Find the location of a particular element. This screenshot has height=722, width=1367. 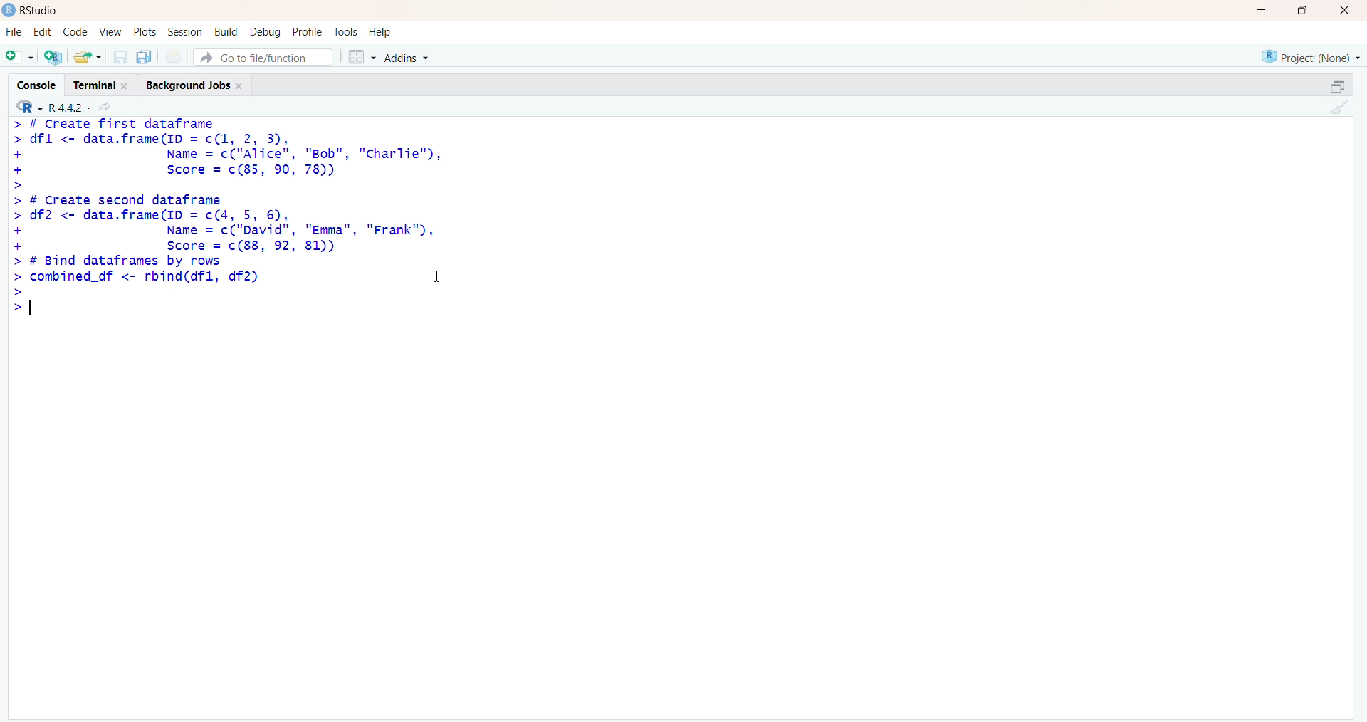

view current directory is located at coordinates (104, 106).